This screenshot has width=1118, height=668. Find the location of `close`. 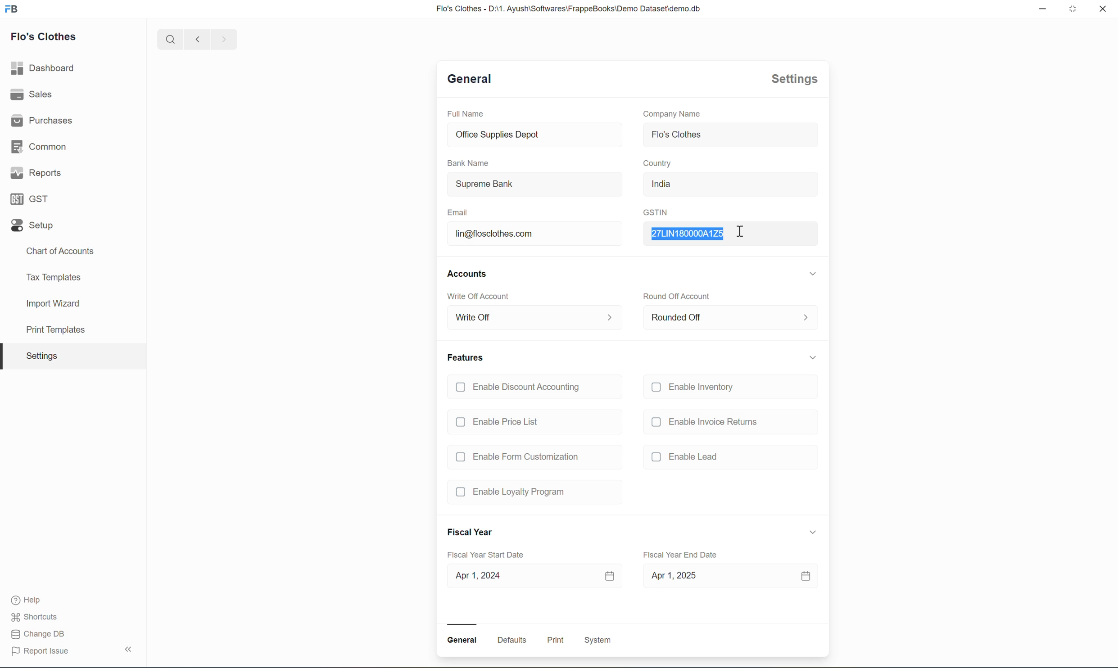

close is located at coordinates (1102, 8).